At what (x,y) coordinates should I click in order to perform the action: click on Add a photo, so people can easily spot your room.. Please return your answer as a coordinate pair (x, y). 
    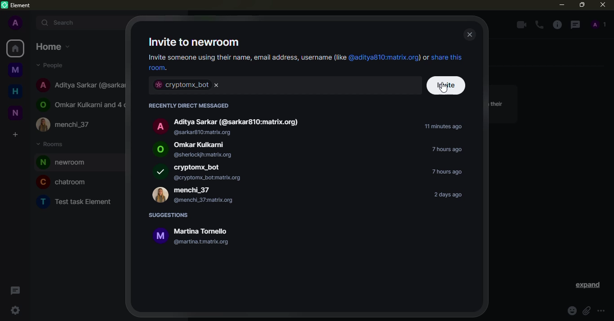
    Looking at the image, I should click on (228, 180).